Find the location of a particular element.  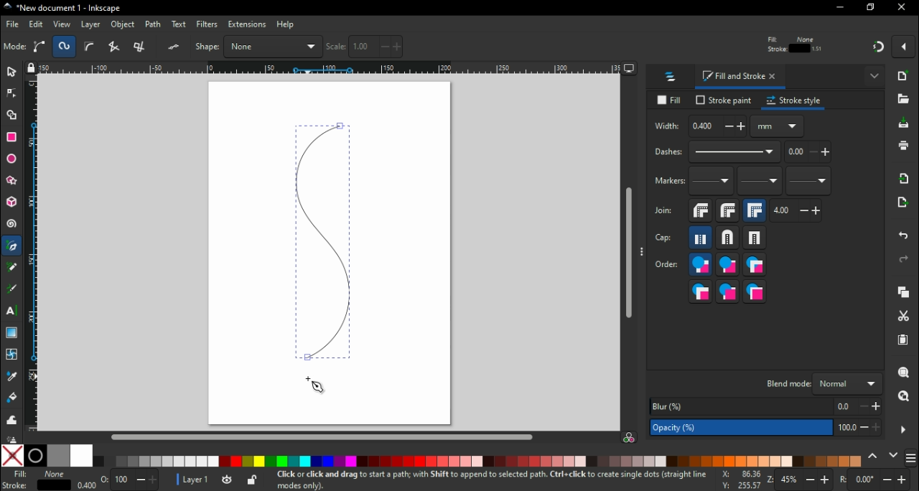

extensions is located at coordinates (246, 25).